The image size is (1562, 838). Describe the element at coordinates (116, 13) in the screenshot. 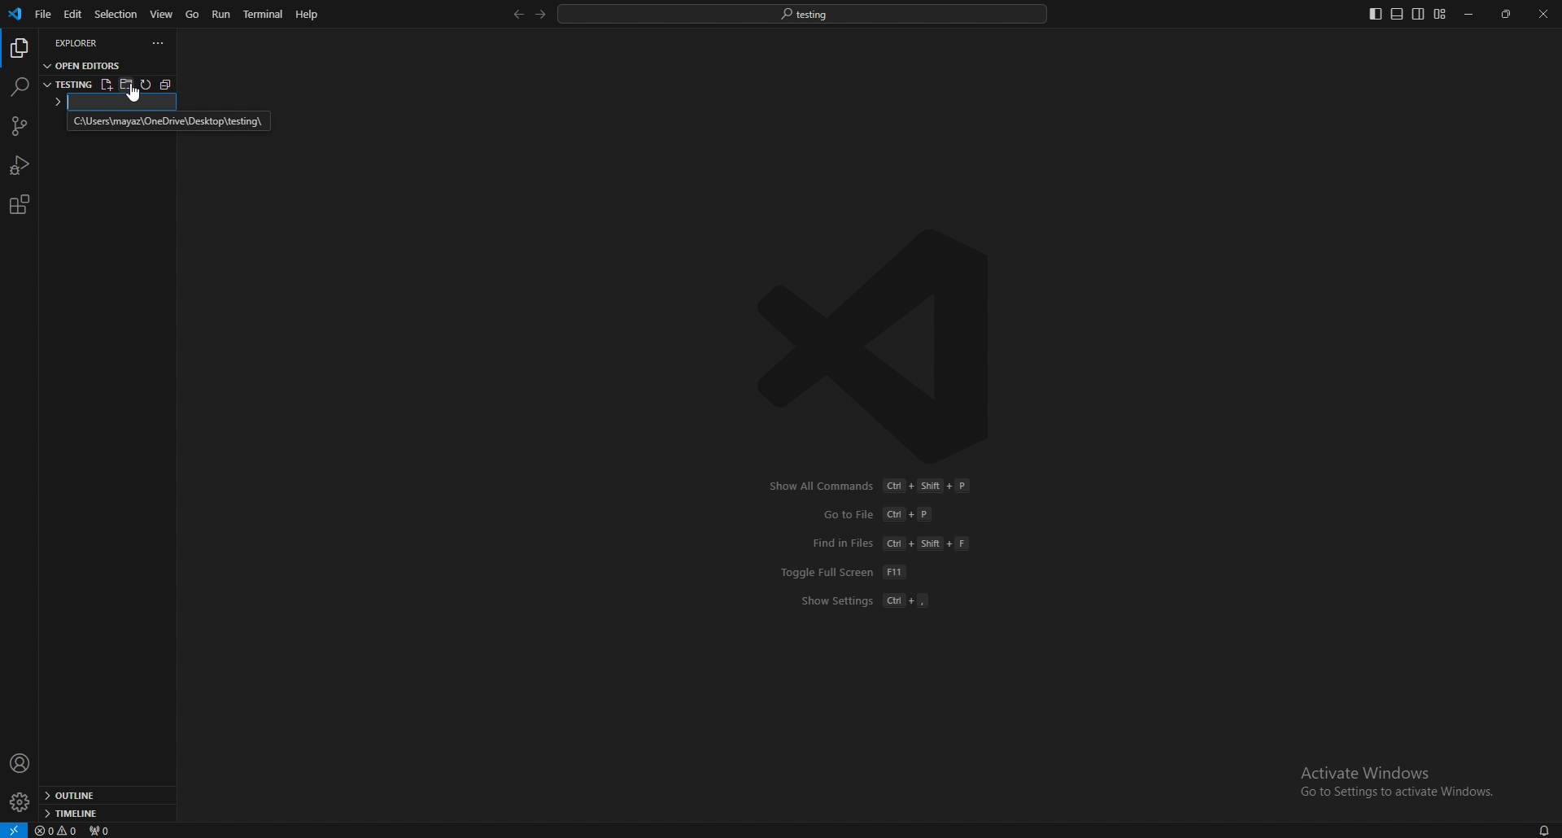

I see `selection` at that location.